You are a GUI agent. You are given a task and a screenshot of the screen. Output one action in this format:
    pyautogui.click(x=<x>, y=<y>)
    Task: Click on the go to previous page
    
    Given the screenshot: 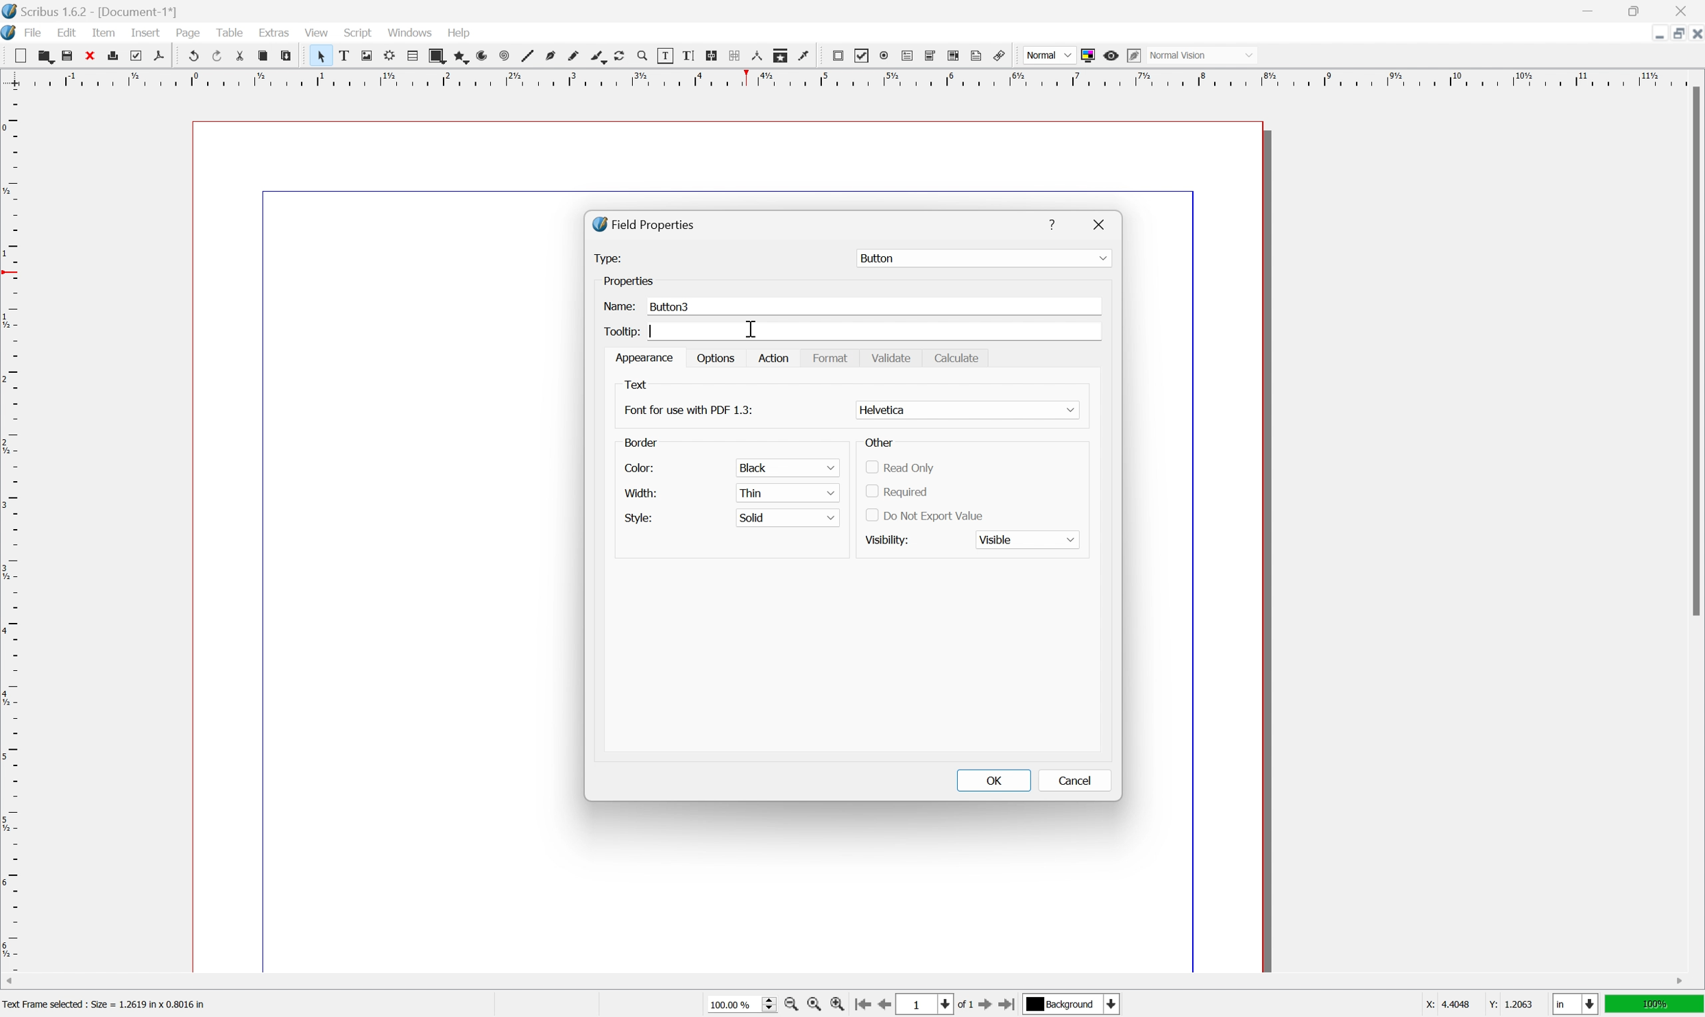 What is the action you would take?
    pyautogui.click(x=884, y=1007)
    